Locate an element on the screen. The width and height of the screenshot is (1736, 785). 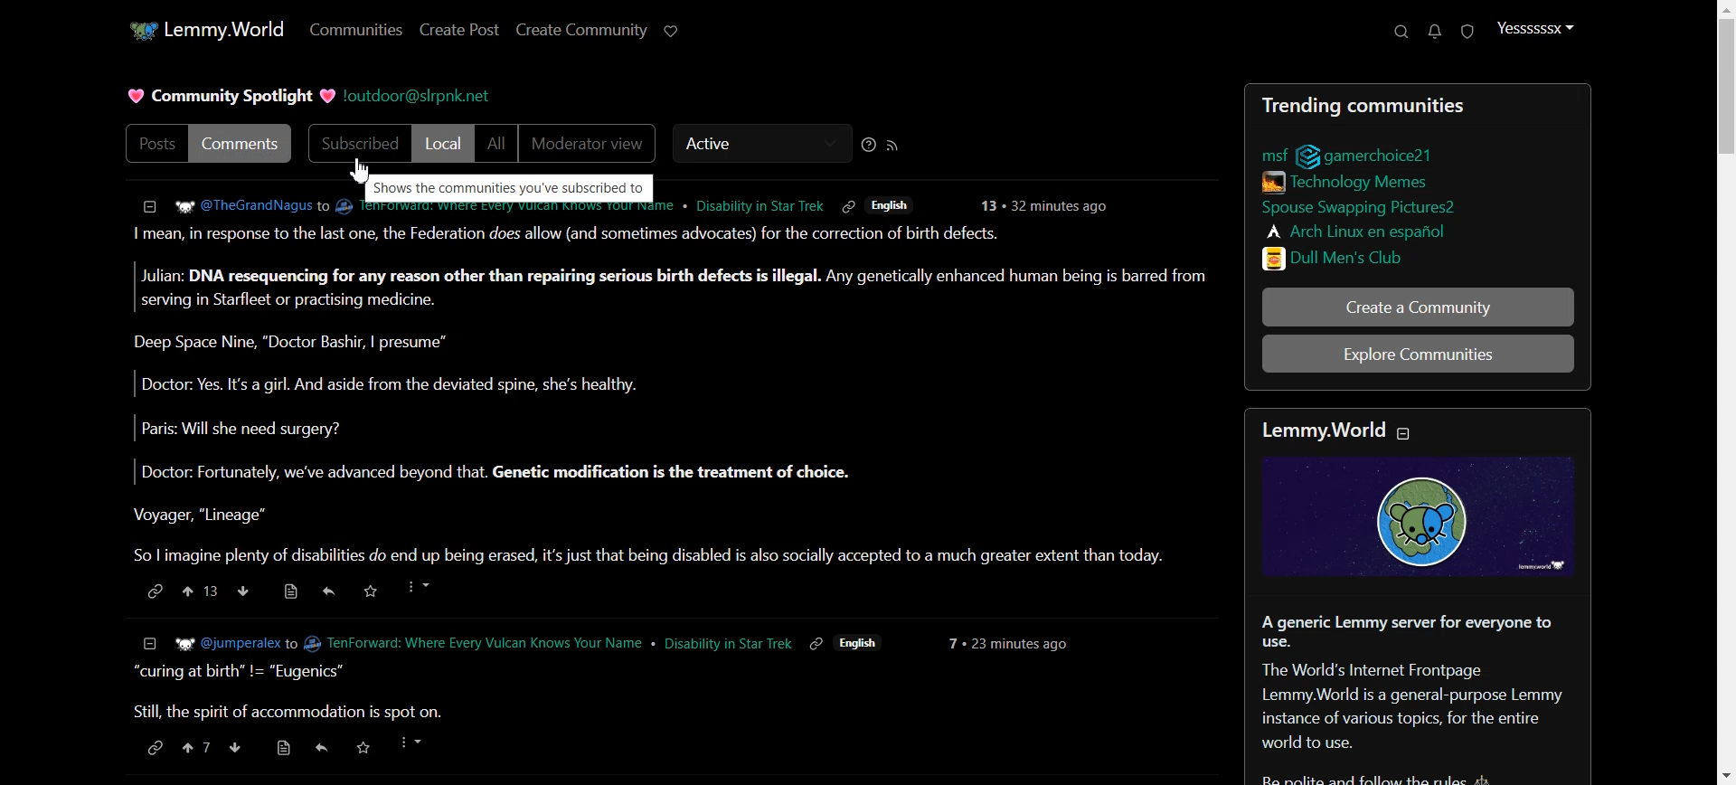
Scroll bar is located at coordinates (1720, 392).